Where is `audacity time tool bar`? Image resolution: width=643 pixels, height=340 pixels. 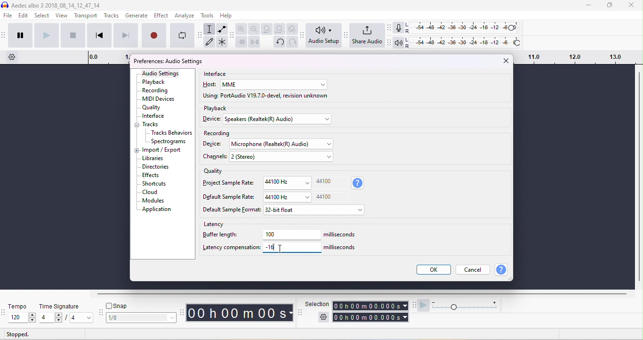 audacity time tool bar is located at coordinates (183, 312).